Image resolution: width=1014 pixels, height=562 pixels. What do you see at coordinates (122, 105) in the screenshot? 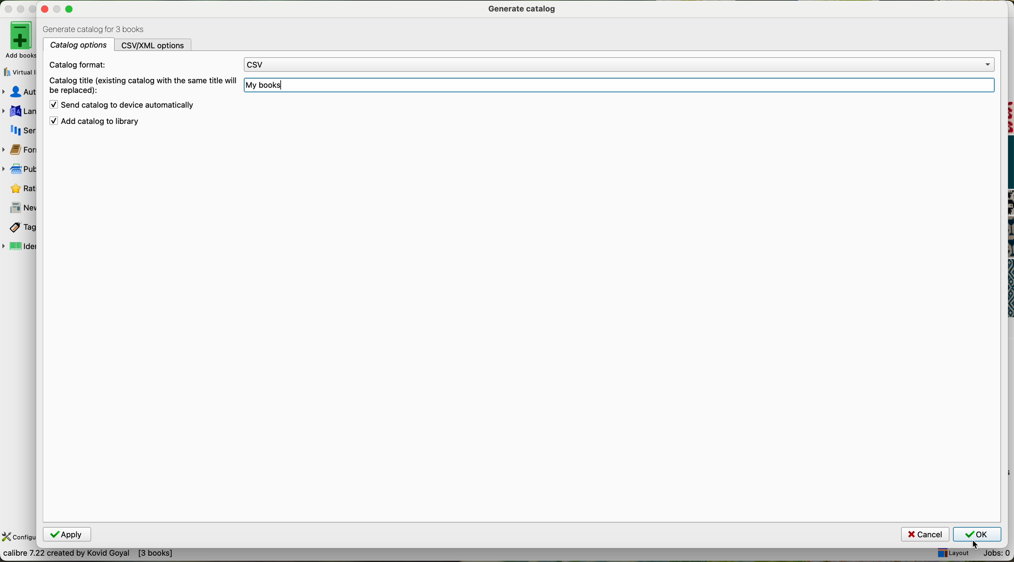
I see `send catalog to device automatically` at bounding box center [122, 105].